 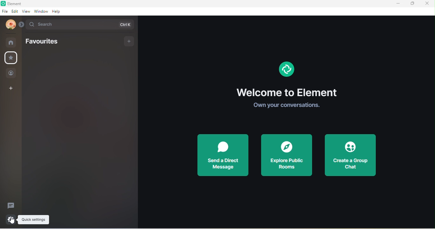 I want to click on edit, so click(x=15, y=11).